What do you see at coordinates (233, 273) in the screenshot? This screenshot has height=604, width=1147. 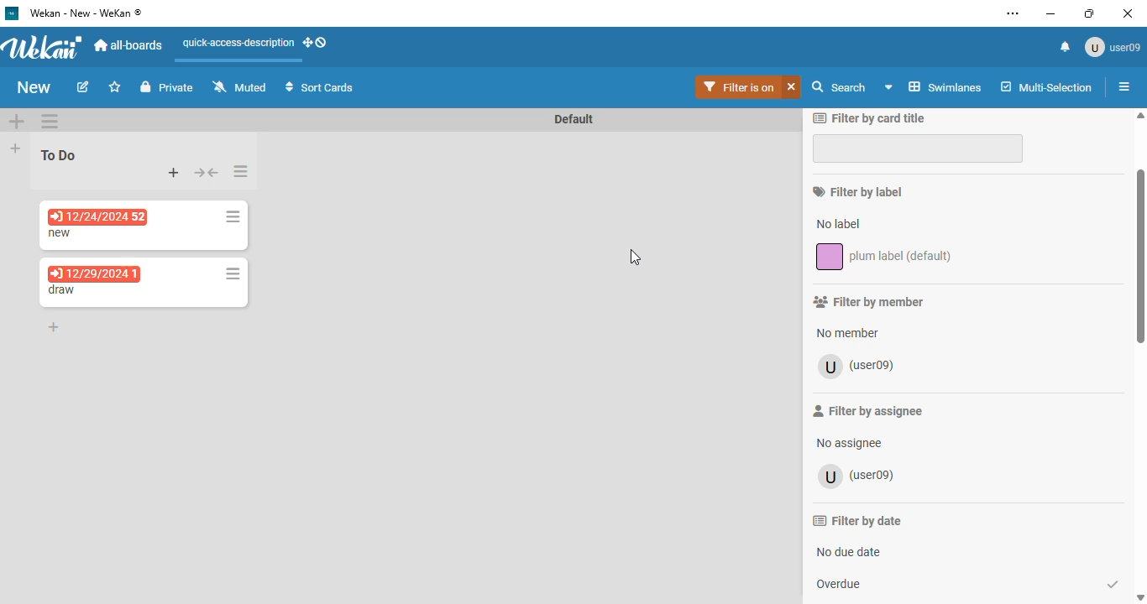 I see `card actions` at bounding box center [233, 273].